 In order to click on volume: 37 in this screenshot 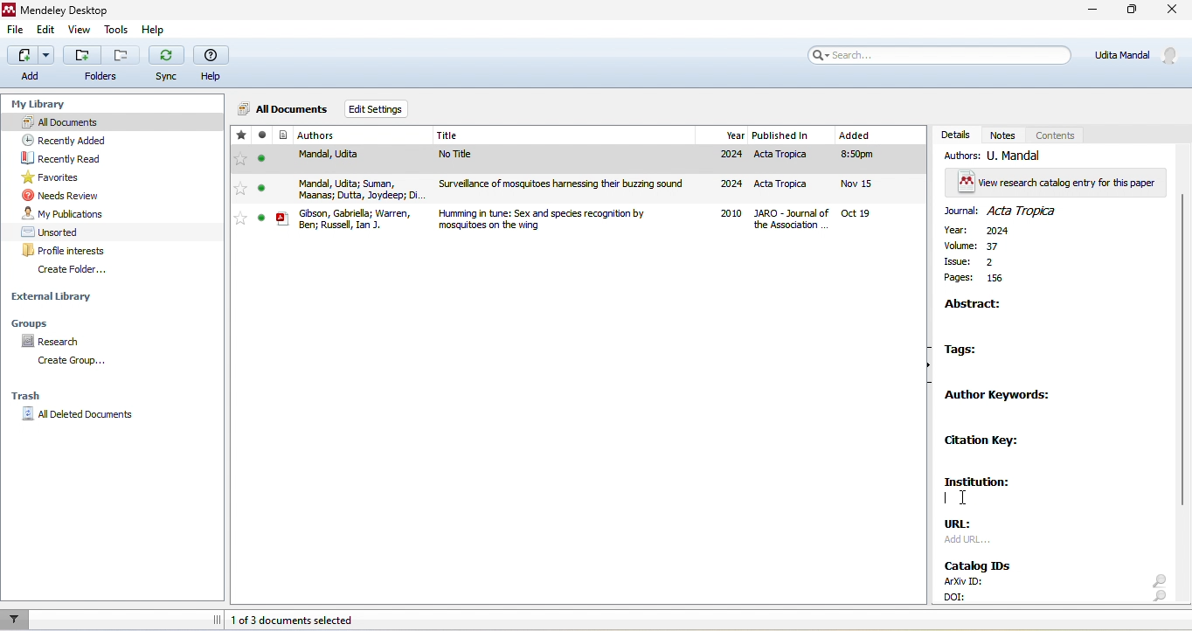, I will do `click(976, 246)`.